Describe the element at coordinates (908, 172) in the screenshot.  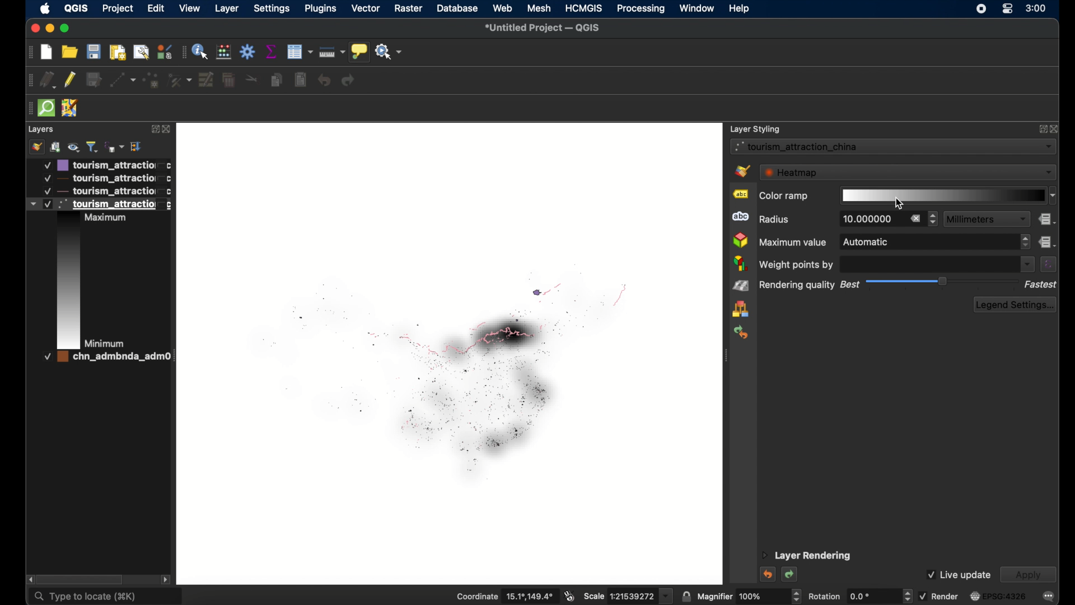
I see `heat map dropdown menu` at that location.